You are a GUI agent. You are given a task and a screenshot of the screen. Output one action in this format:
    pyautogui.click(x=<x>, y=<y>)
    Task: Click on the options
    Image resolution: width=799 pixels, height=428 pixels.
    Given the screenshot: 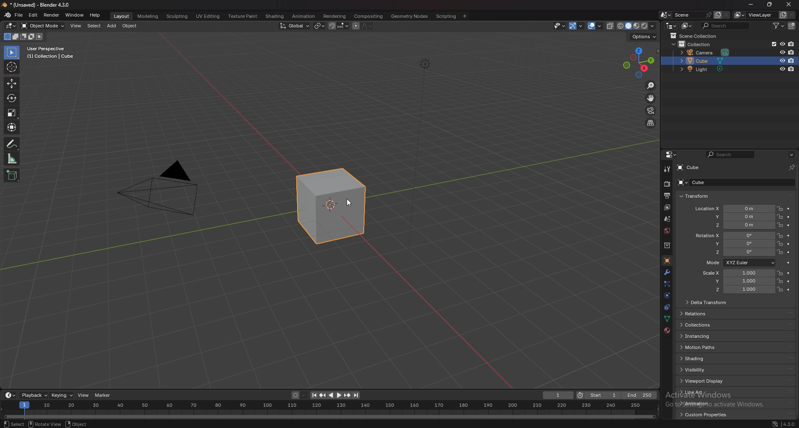 What is the action you would take?
    pyautogui.click(x=791, y=154)
    